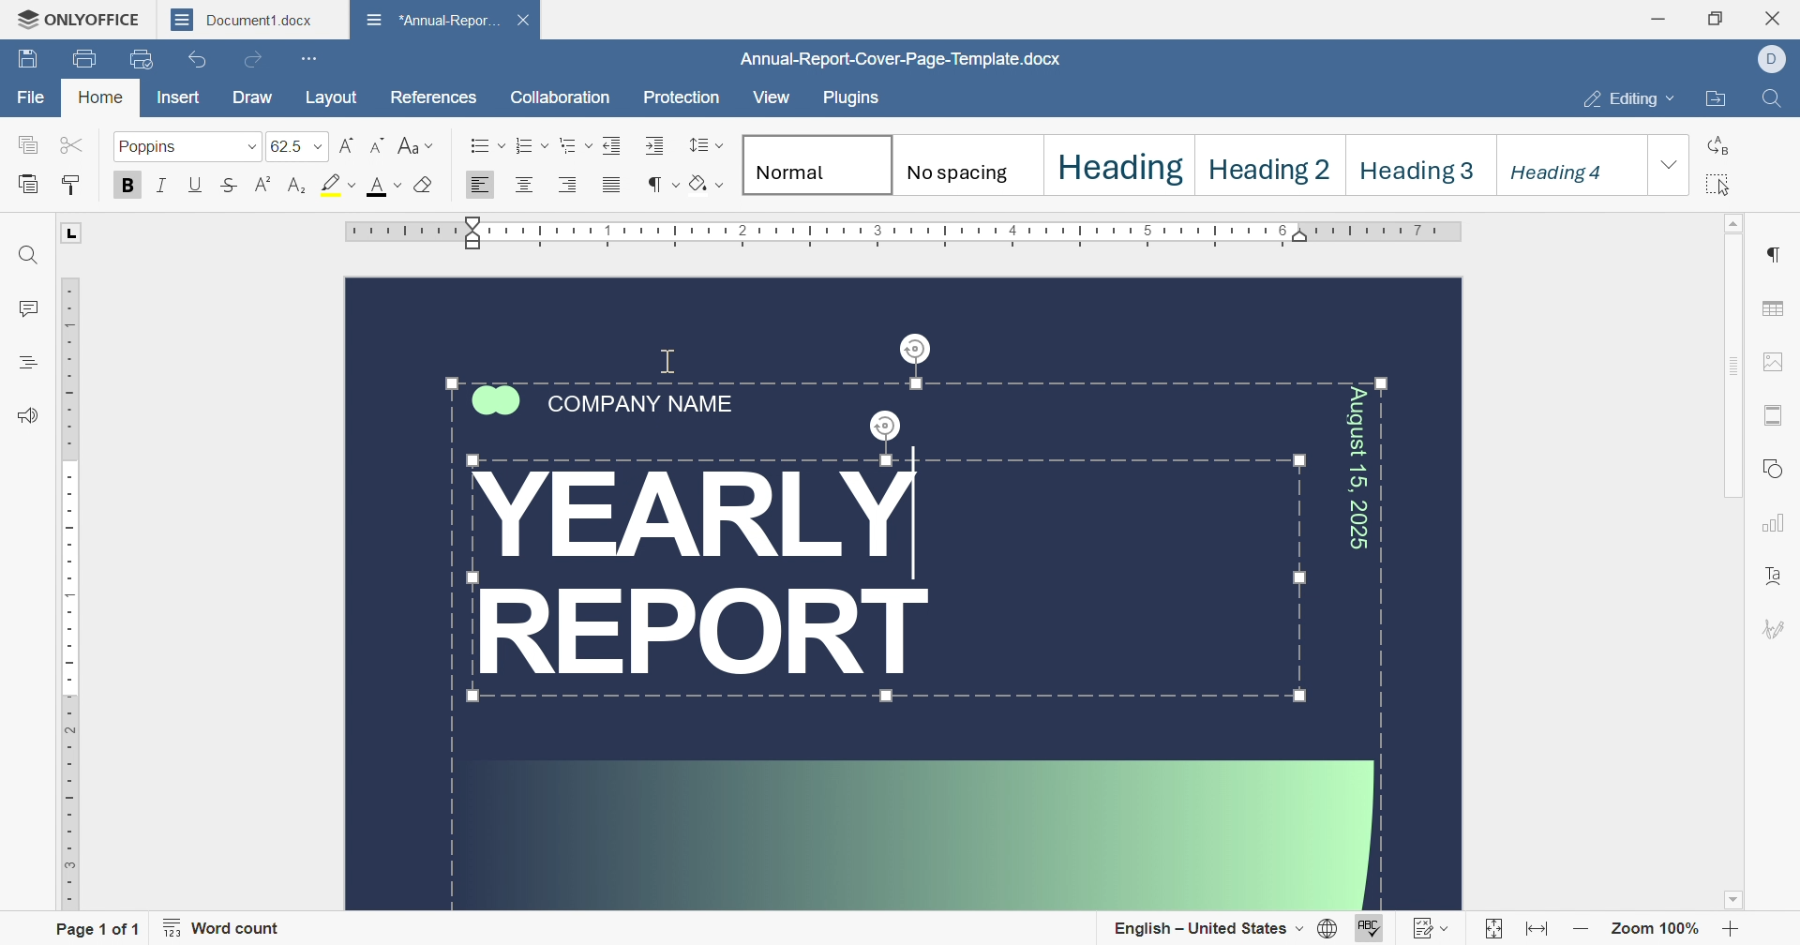 This screenshot has height=945, width=1800. Describe the element at coordinates (33, 101) in the screenshot. I see `file` at that location.